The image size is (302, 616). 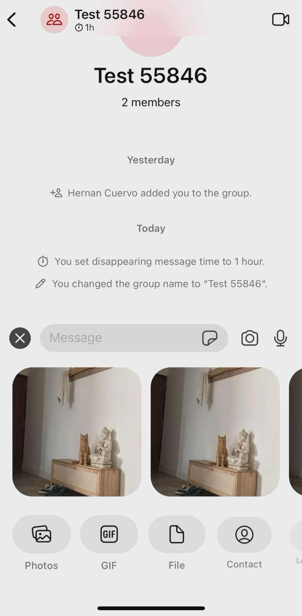 What do you see at coordinates (151, 63) in the screenshot?
I see `Test 55846` at bounding box center [151, 63].